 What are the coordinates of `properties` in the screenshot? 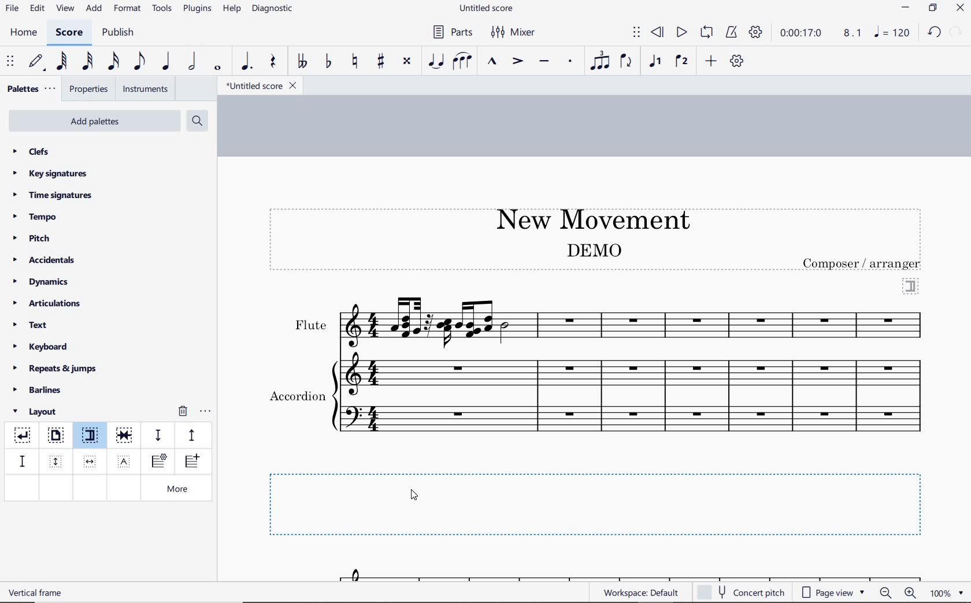 It's located at (90, 90).